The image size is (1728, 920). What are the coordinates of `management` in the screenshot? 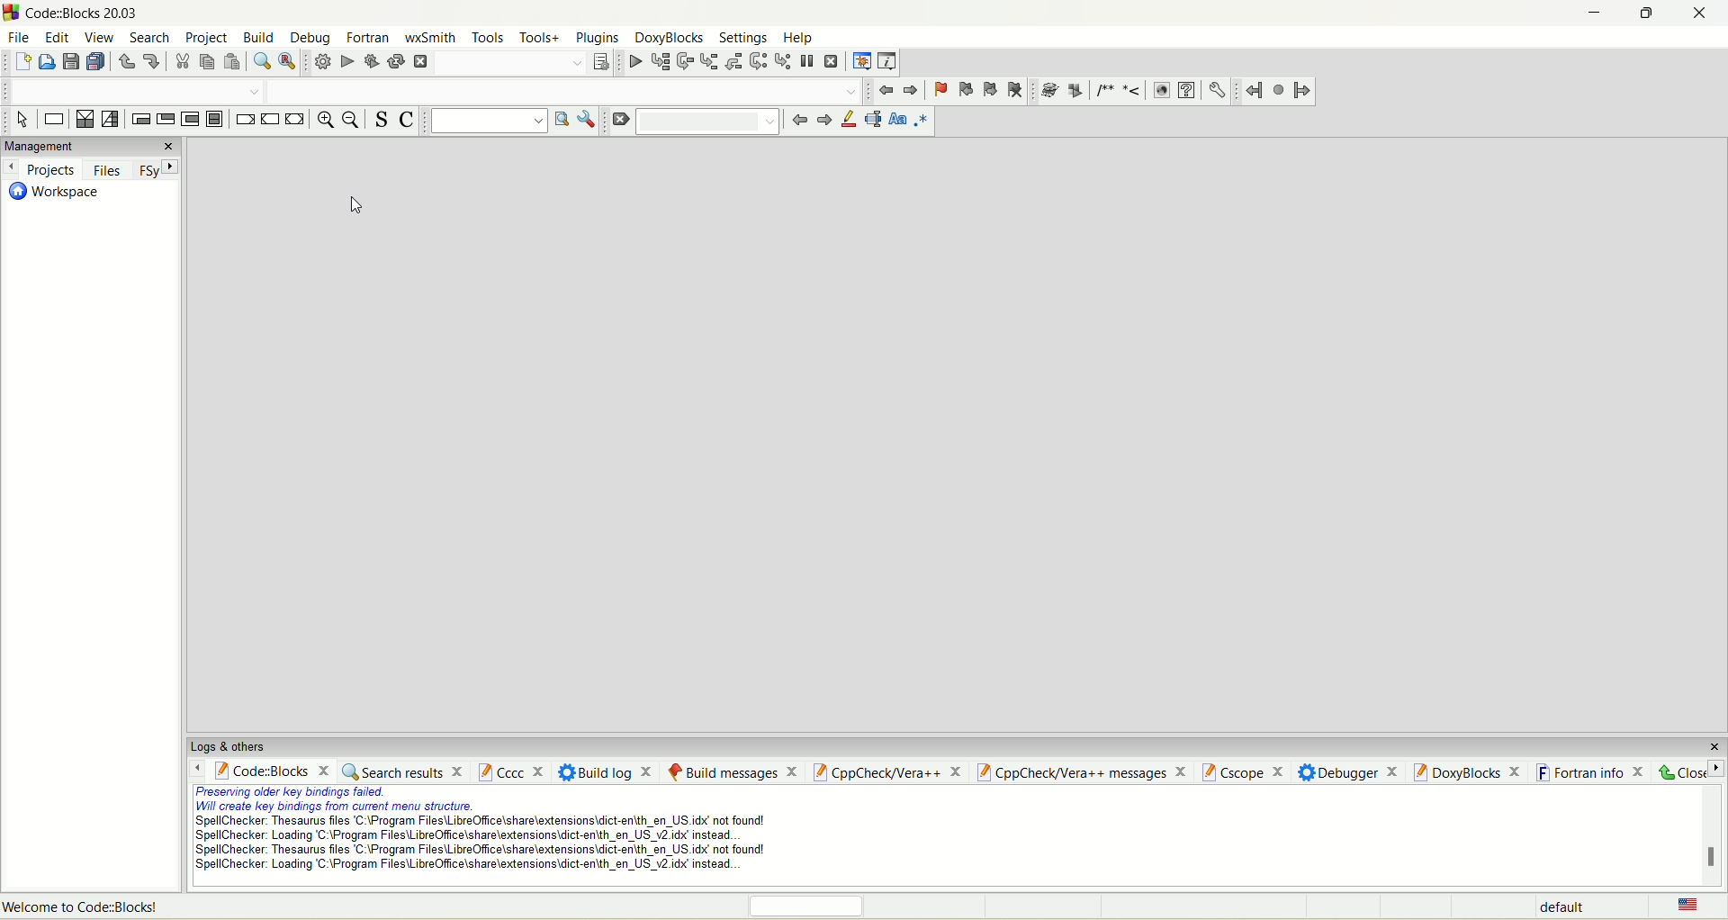 It's located at (73, 146).